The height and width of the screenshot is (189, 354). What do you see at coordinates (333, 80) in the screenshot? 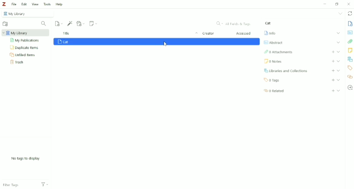
I see `Add` at bounding box center [333, 80].